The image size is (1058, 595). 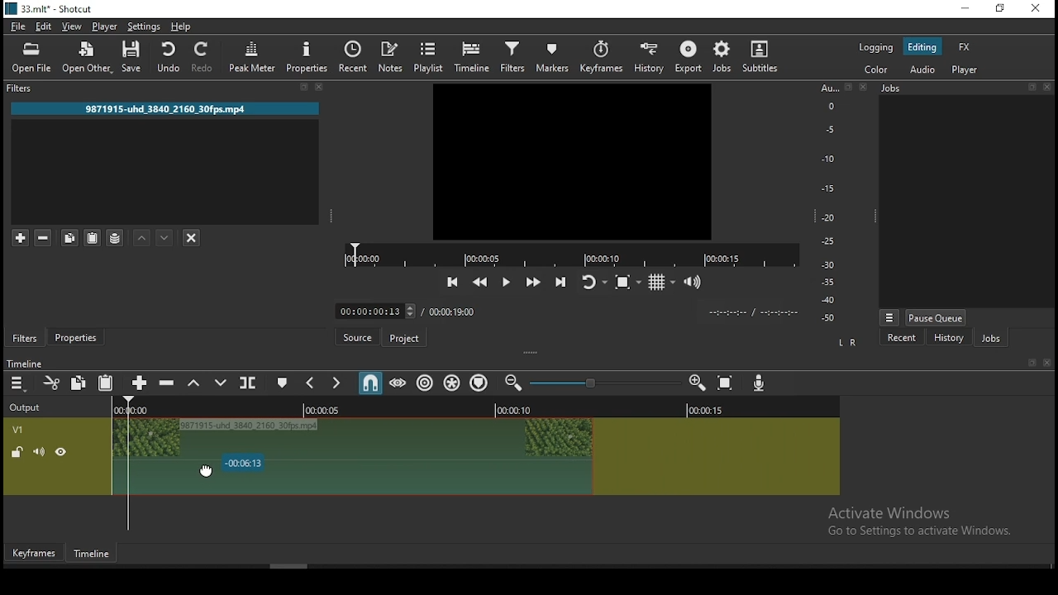 I want to click on Jobs, so click(x=897, y=88).